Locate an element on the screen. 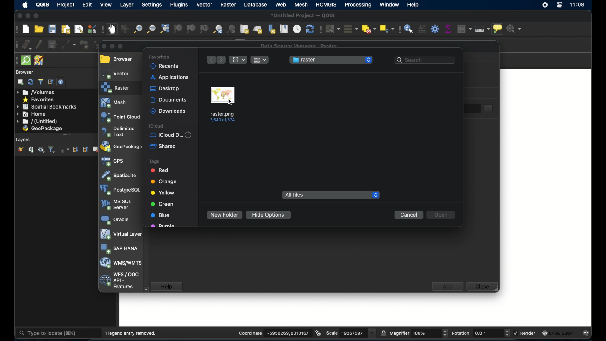 The height and width of the screenshot is (341, 606). 1 legend entry removed is located at coordinates (132, 332).